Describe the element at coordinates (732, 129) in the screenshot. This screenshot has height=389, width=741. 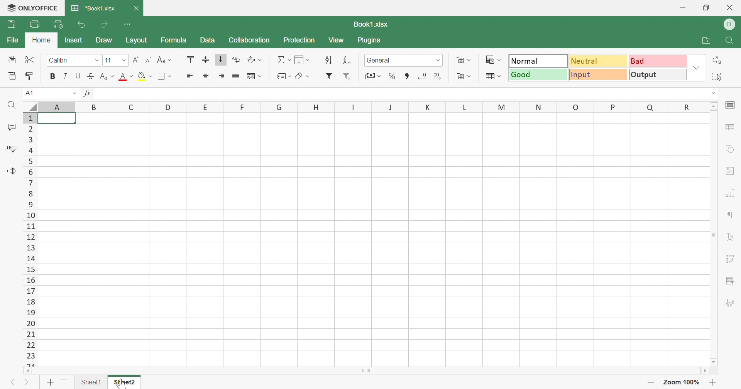
I see `table settings` at that location.